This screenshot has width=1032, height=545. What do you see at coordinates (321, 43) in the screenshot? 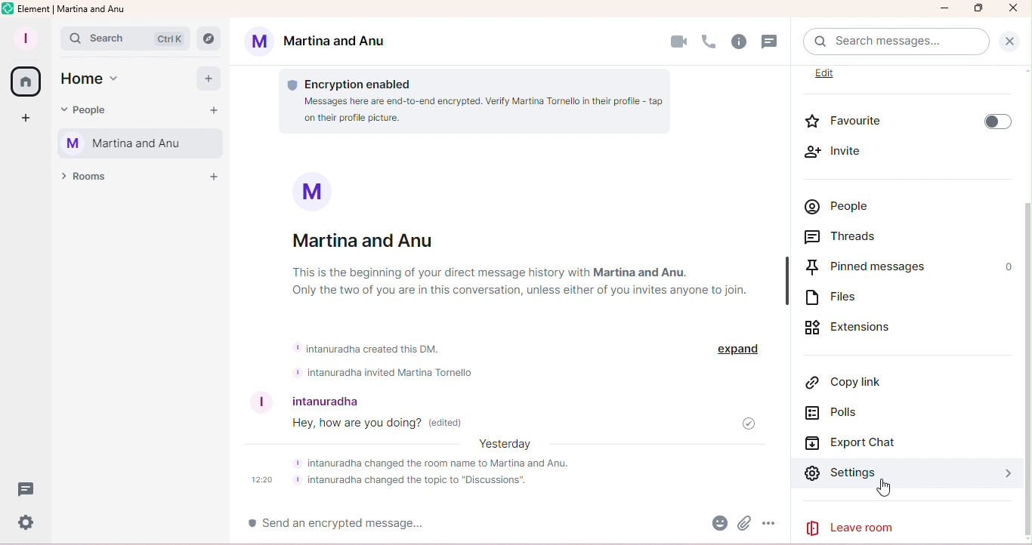
I see `Martina and Anu` at bounding box center [321, 43].